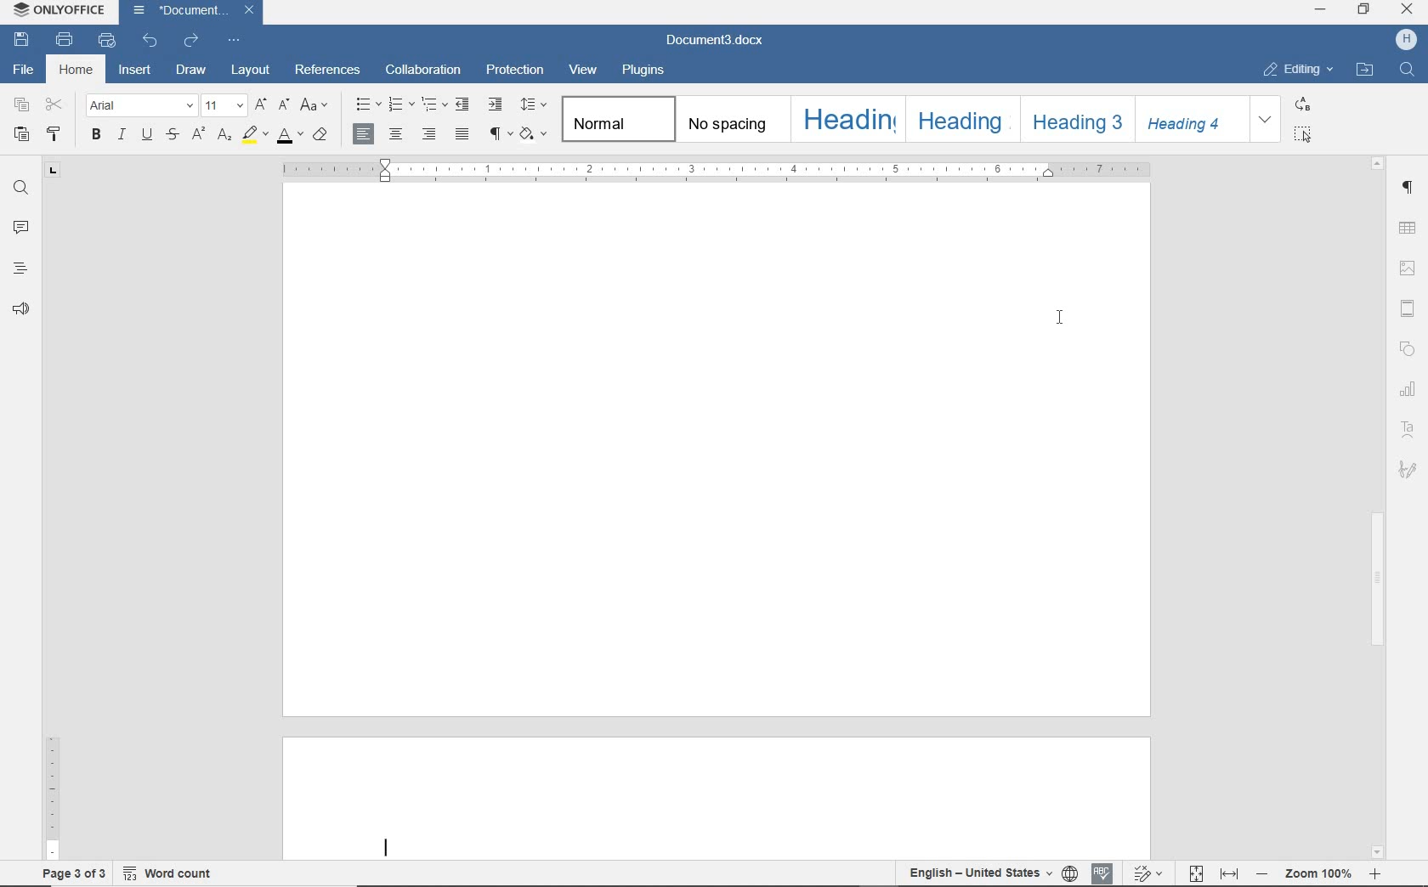  Describe the element at coordinates (96, 136) in the screenshot. I see `BOLD` at that location.